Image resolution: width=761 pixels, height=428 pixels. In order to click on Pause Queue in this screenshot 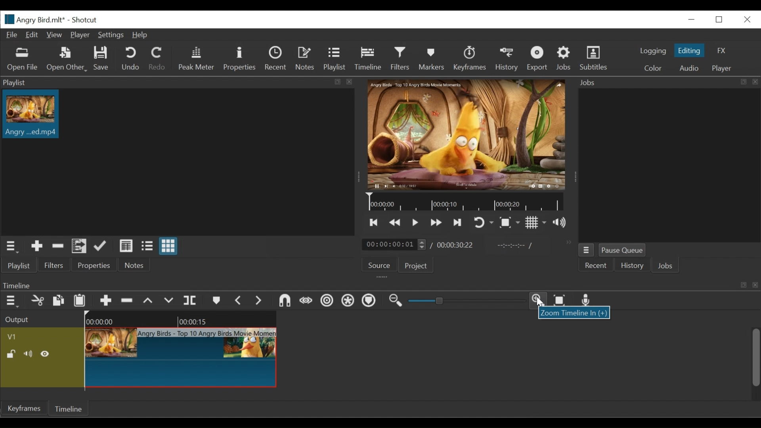, I will do `click(622, 250)`.